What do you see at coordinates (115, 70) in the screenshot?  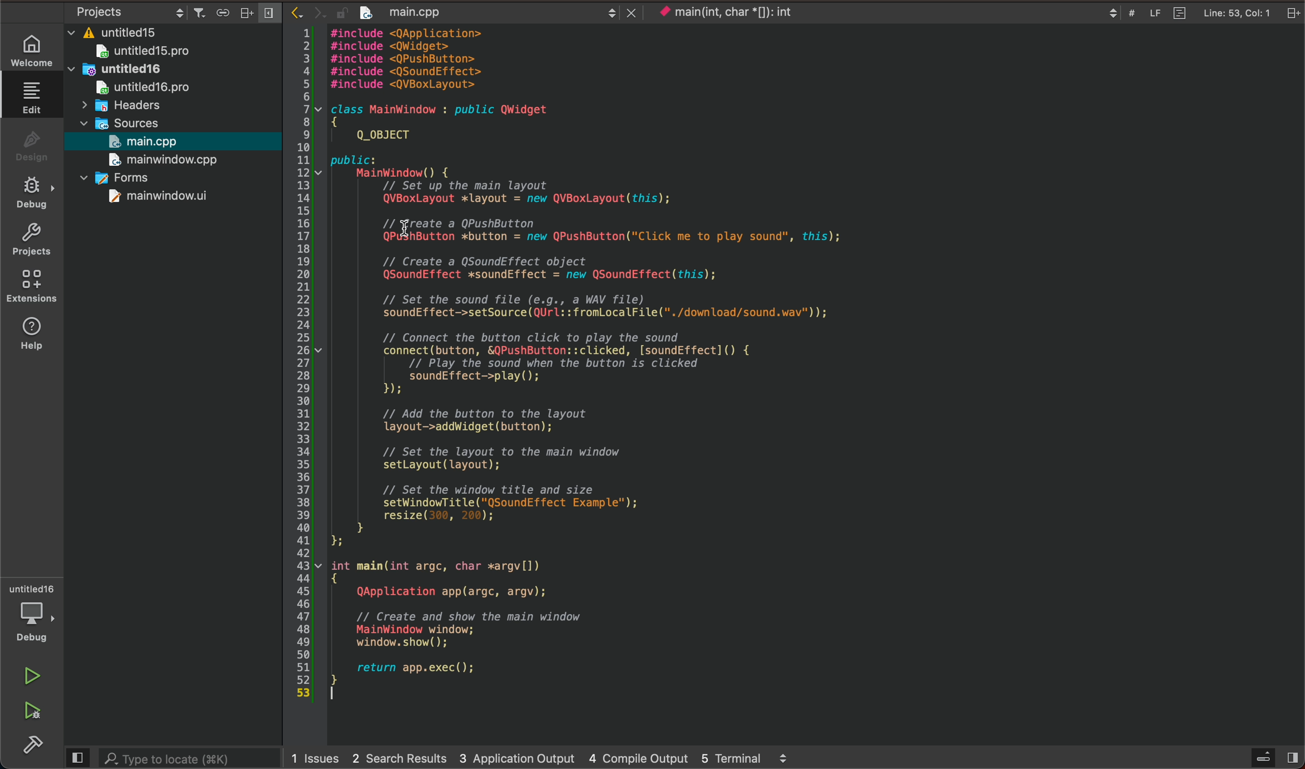 I see `untitled16` at bounding box center [115, 70].